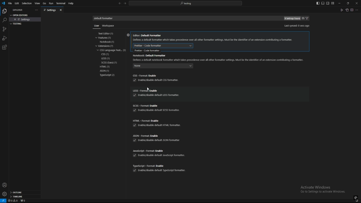  What do you see at coordinates (292, 19) in the screenshot?
I see `settings found` at bounding box center [292, 19].